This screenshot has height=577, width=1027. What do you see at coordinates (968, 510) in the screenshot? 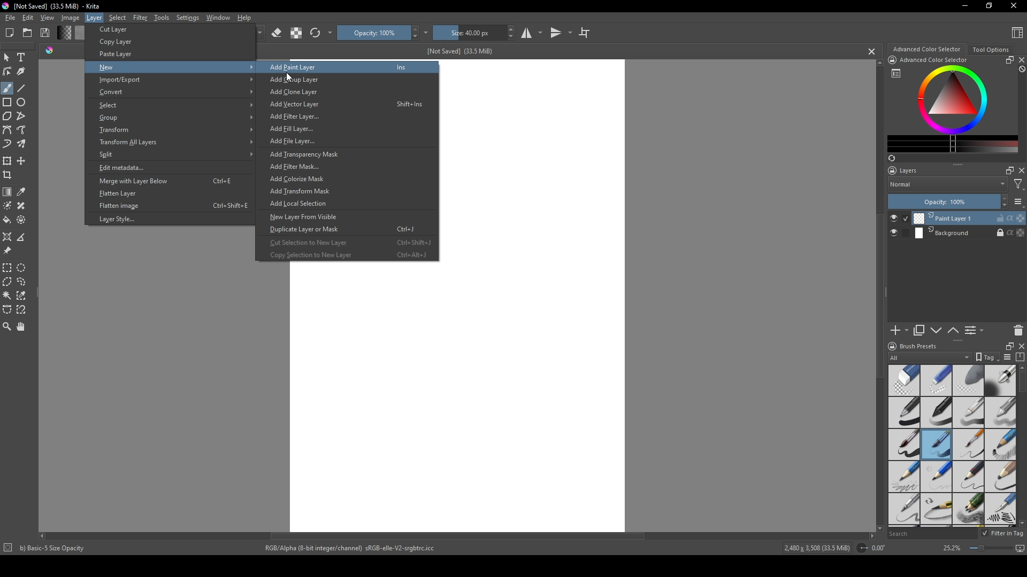
I see `pencils` at bounding box center [968, 510].